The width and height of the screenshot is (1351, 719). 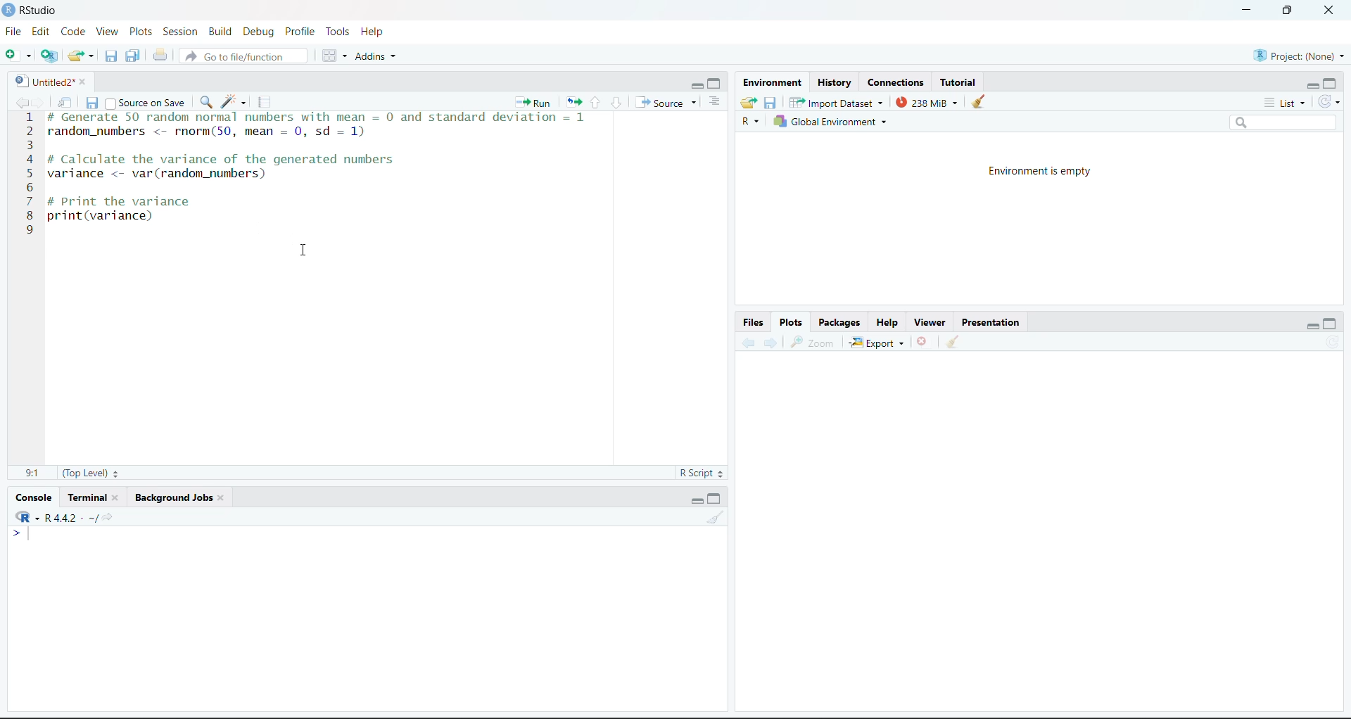 I want to click on Help, so click(x=887, y=322).